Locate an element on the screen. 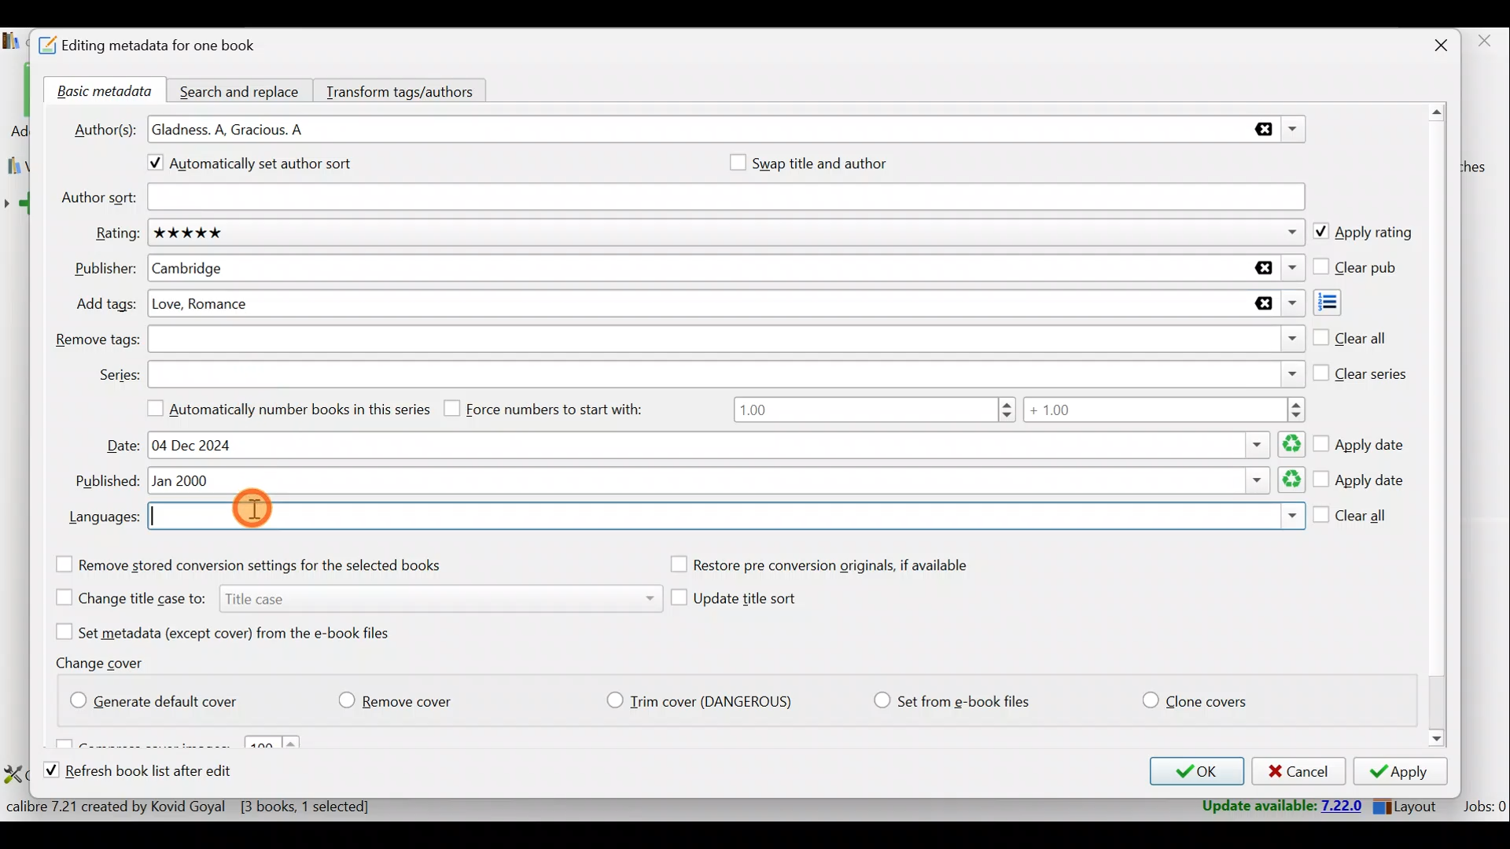 The height and width of the screenshot is (849, 1510). Publisher is located at coordinates (725, 270).